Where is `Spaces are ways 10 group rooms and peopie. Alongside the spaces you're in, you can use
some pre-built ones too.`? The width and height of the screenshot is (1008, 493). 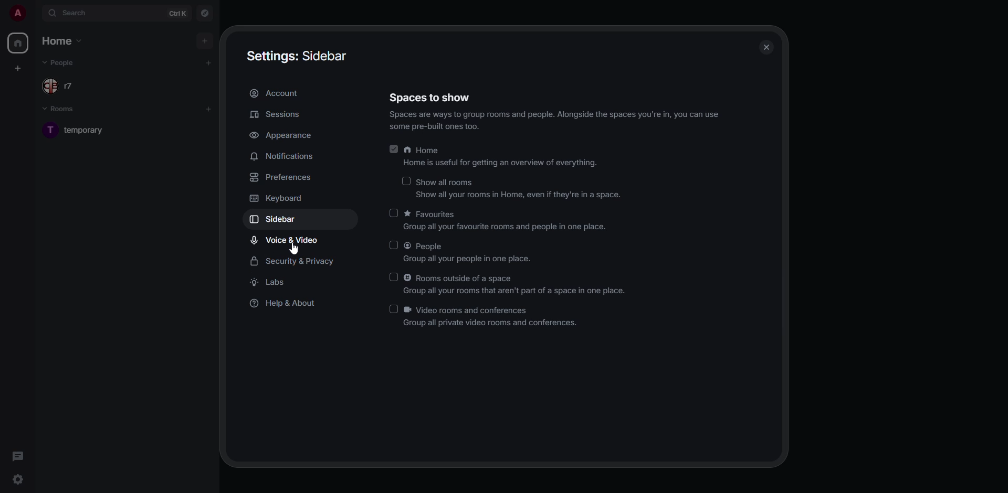
Spaces are ways 10 group rooms and peopie. Alongside the spaces you're in, you can use
some pre-built ones too. is located at coordinates (546, 121).